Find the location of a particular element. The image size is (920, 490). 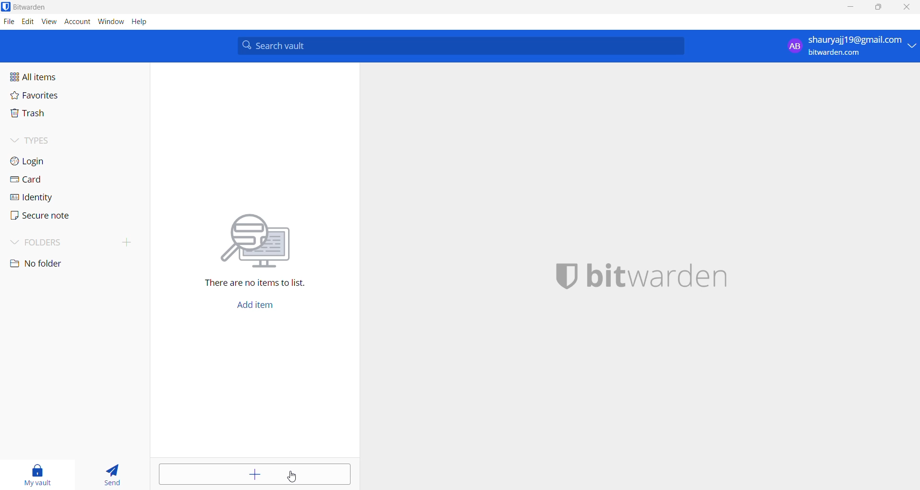

search bar is located at coordinates (460, 46).